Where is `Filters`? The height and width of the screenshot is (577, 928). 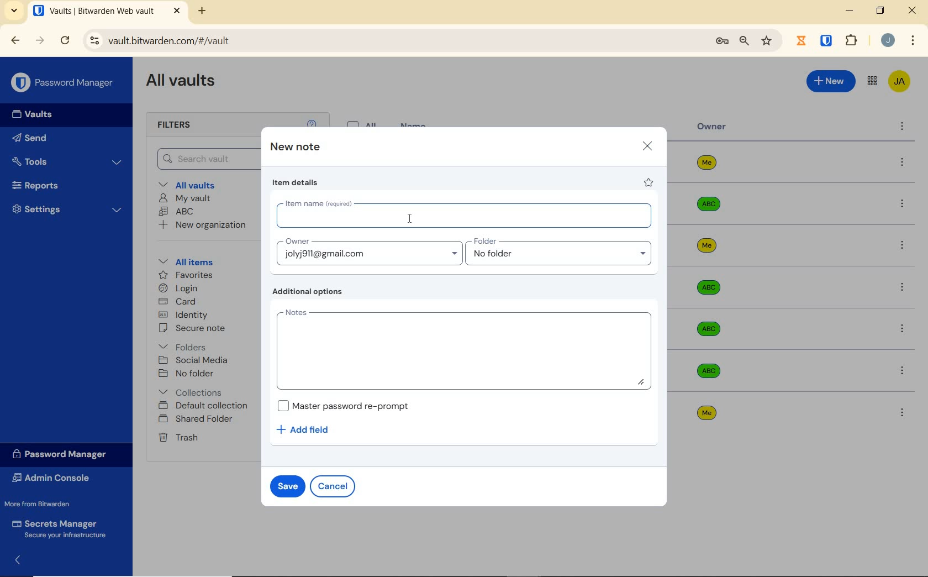
Filters is located at coordinates (176, 125).